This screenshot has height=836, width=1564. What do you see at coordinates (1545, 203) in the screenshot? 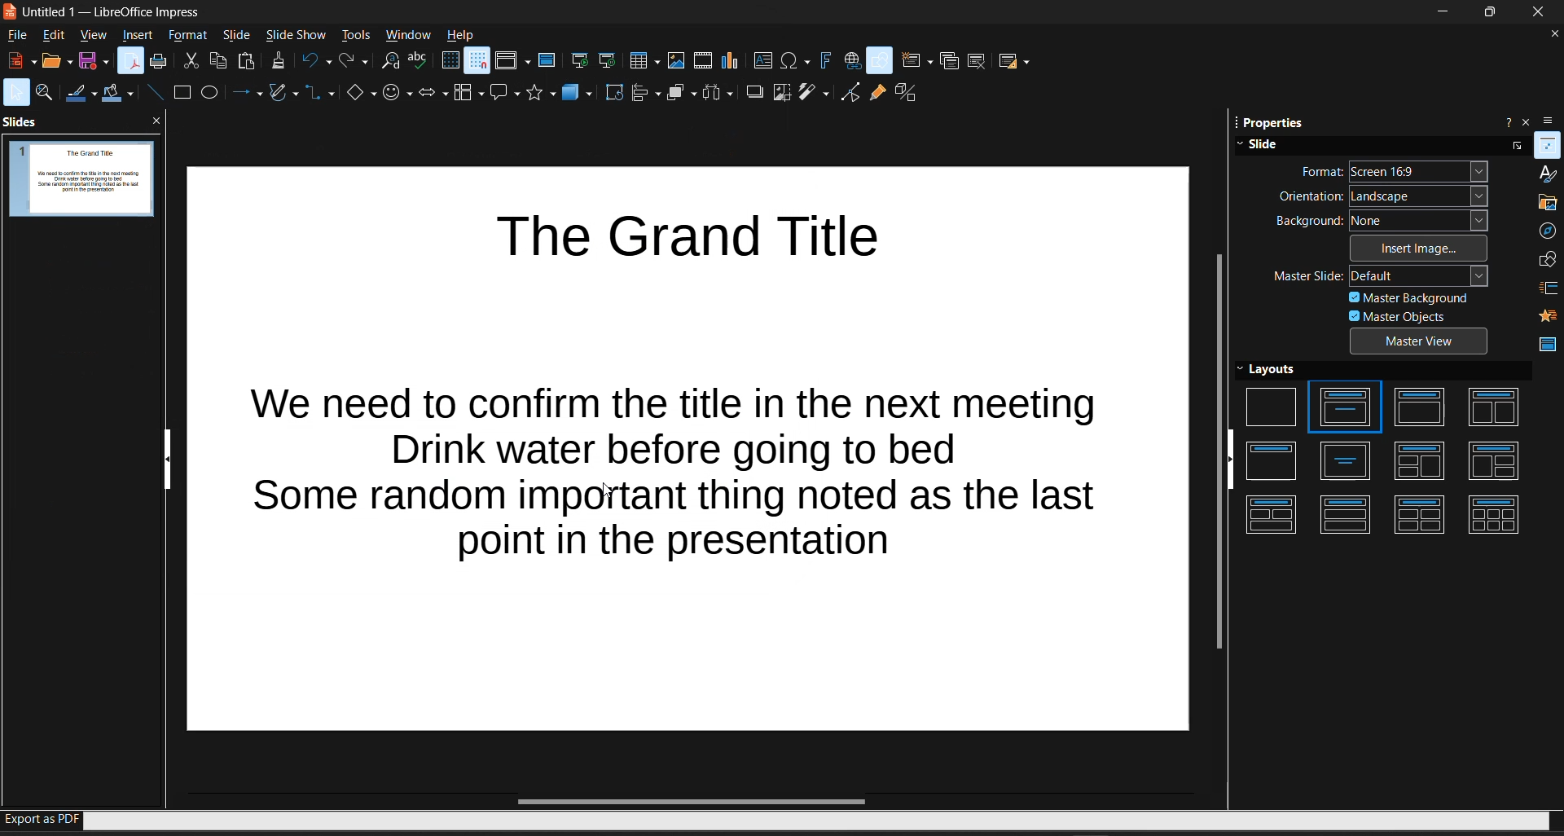
I see `gallery` at bounding box center [1545, 203].